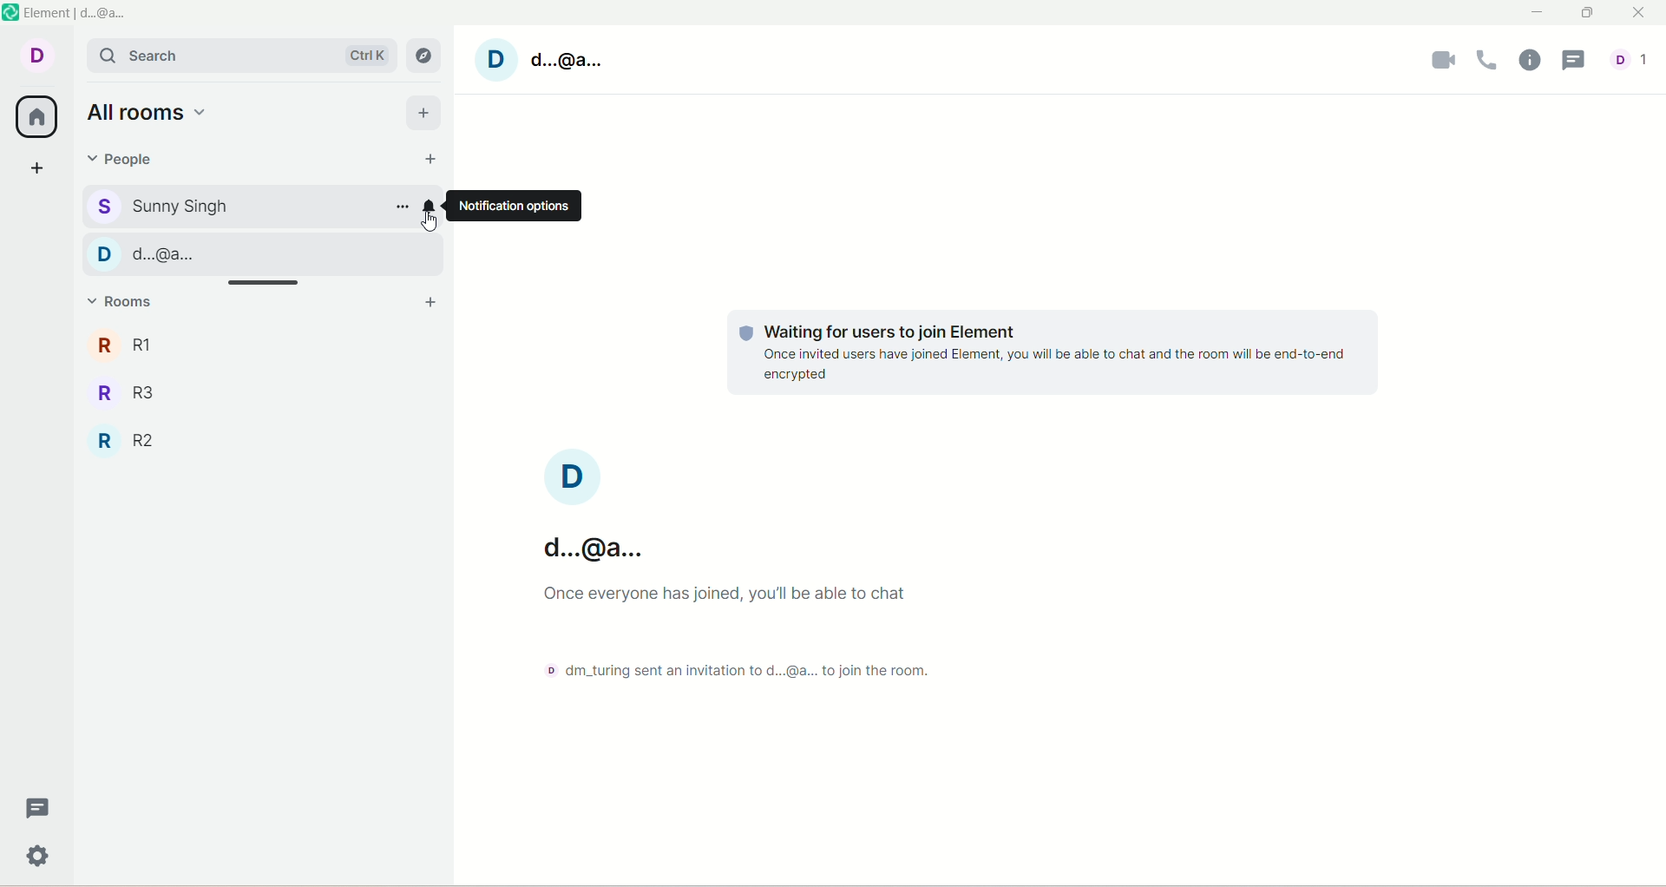 The height and width of the screenshot is (887, 1666). Describe the element at coordinates (403, 207) in the screenshot. I see `options` at that location.